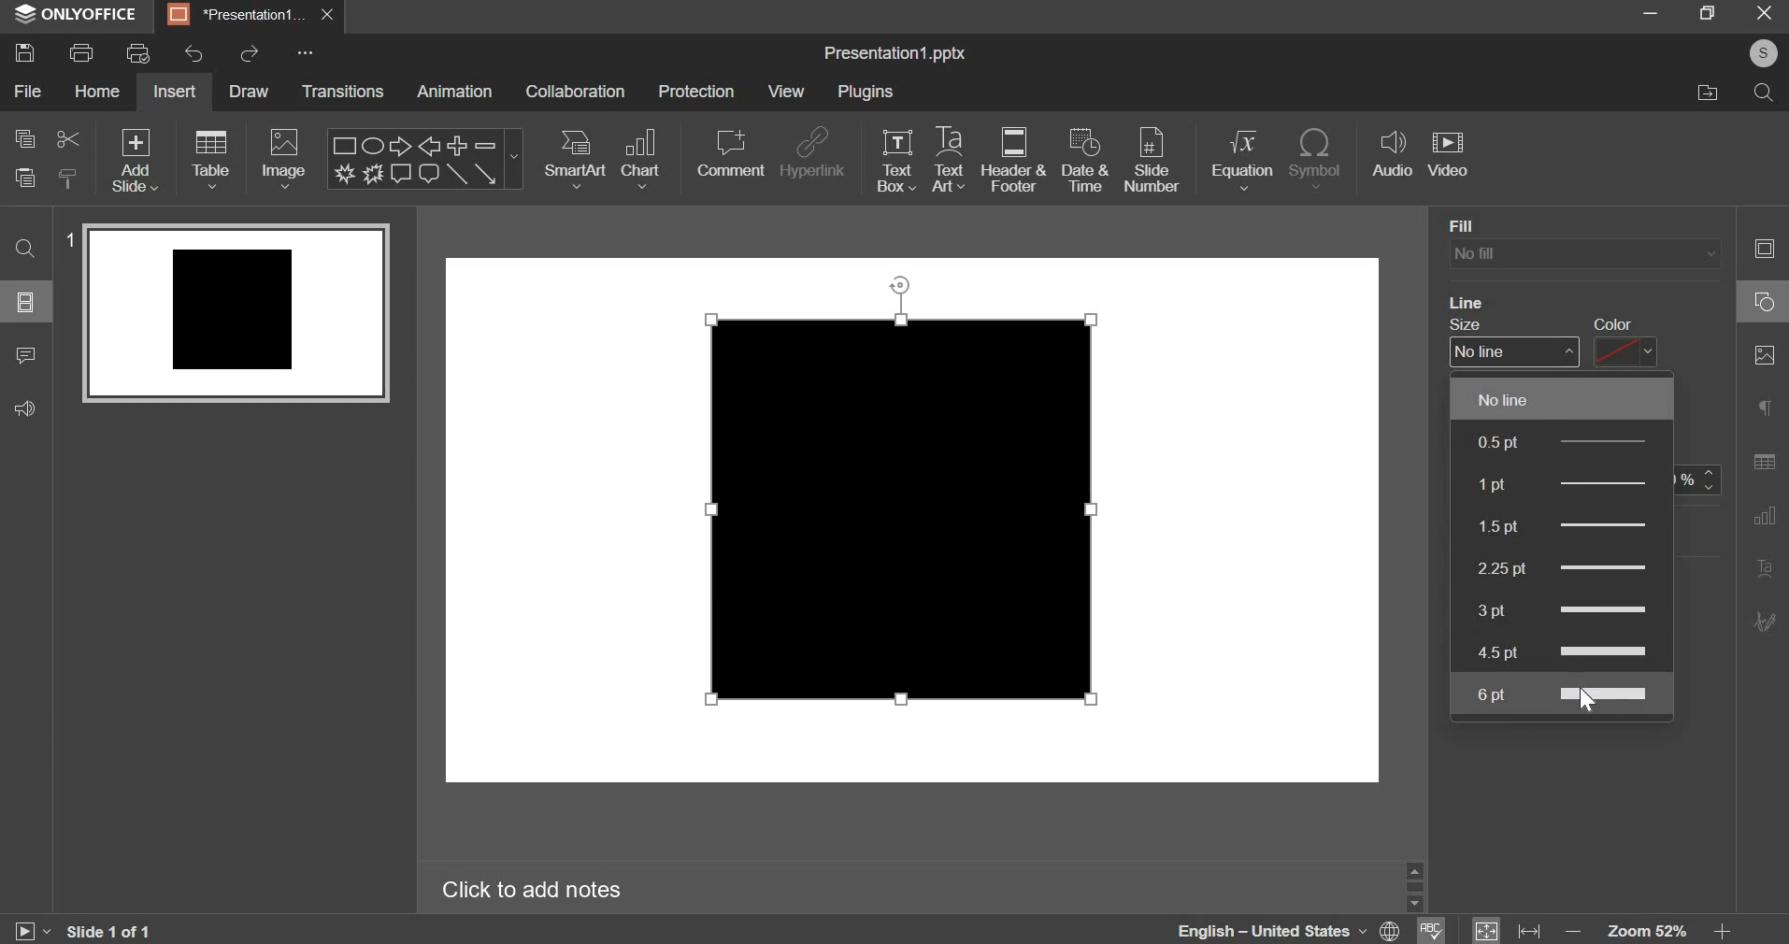  I want to click on find, so click(26, 248).